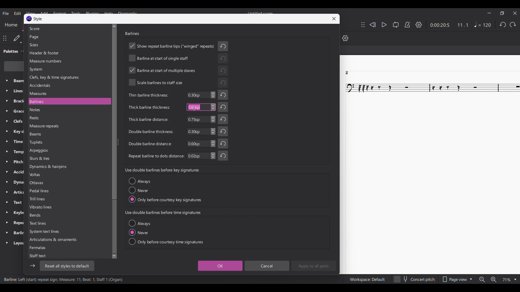  What do you see at coordinates (367, 279) in the screenshot?
I see `Workspace settings` at bounding box center [367, 279].